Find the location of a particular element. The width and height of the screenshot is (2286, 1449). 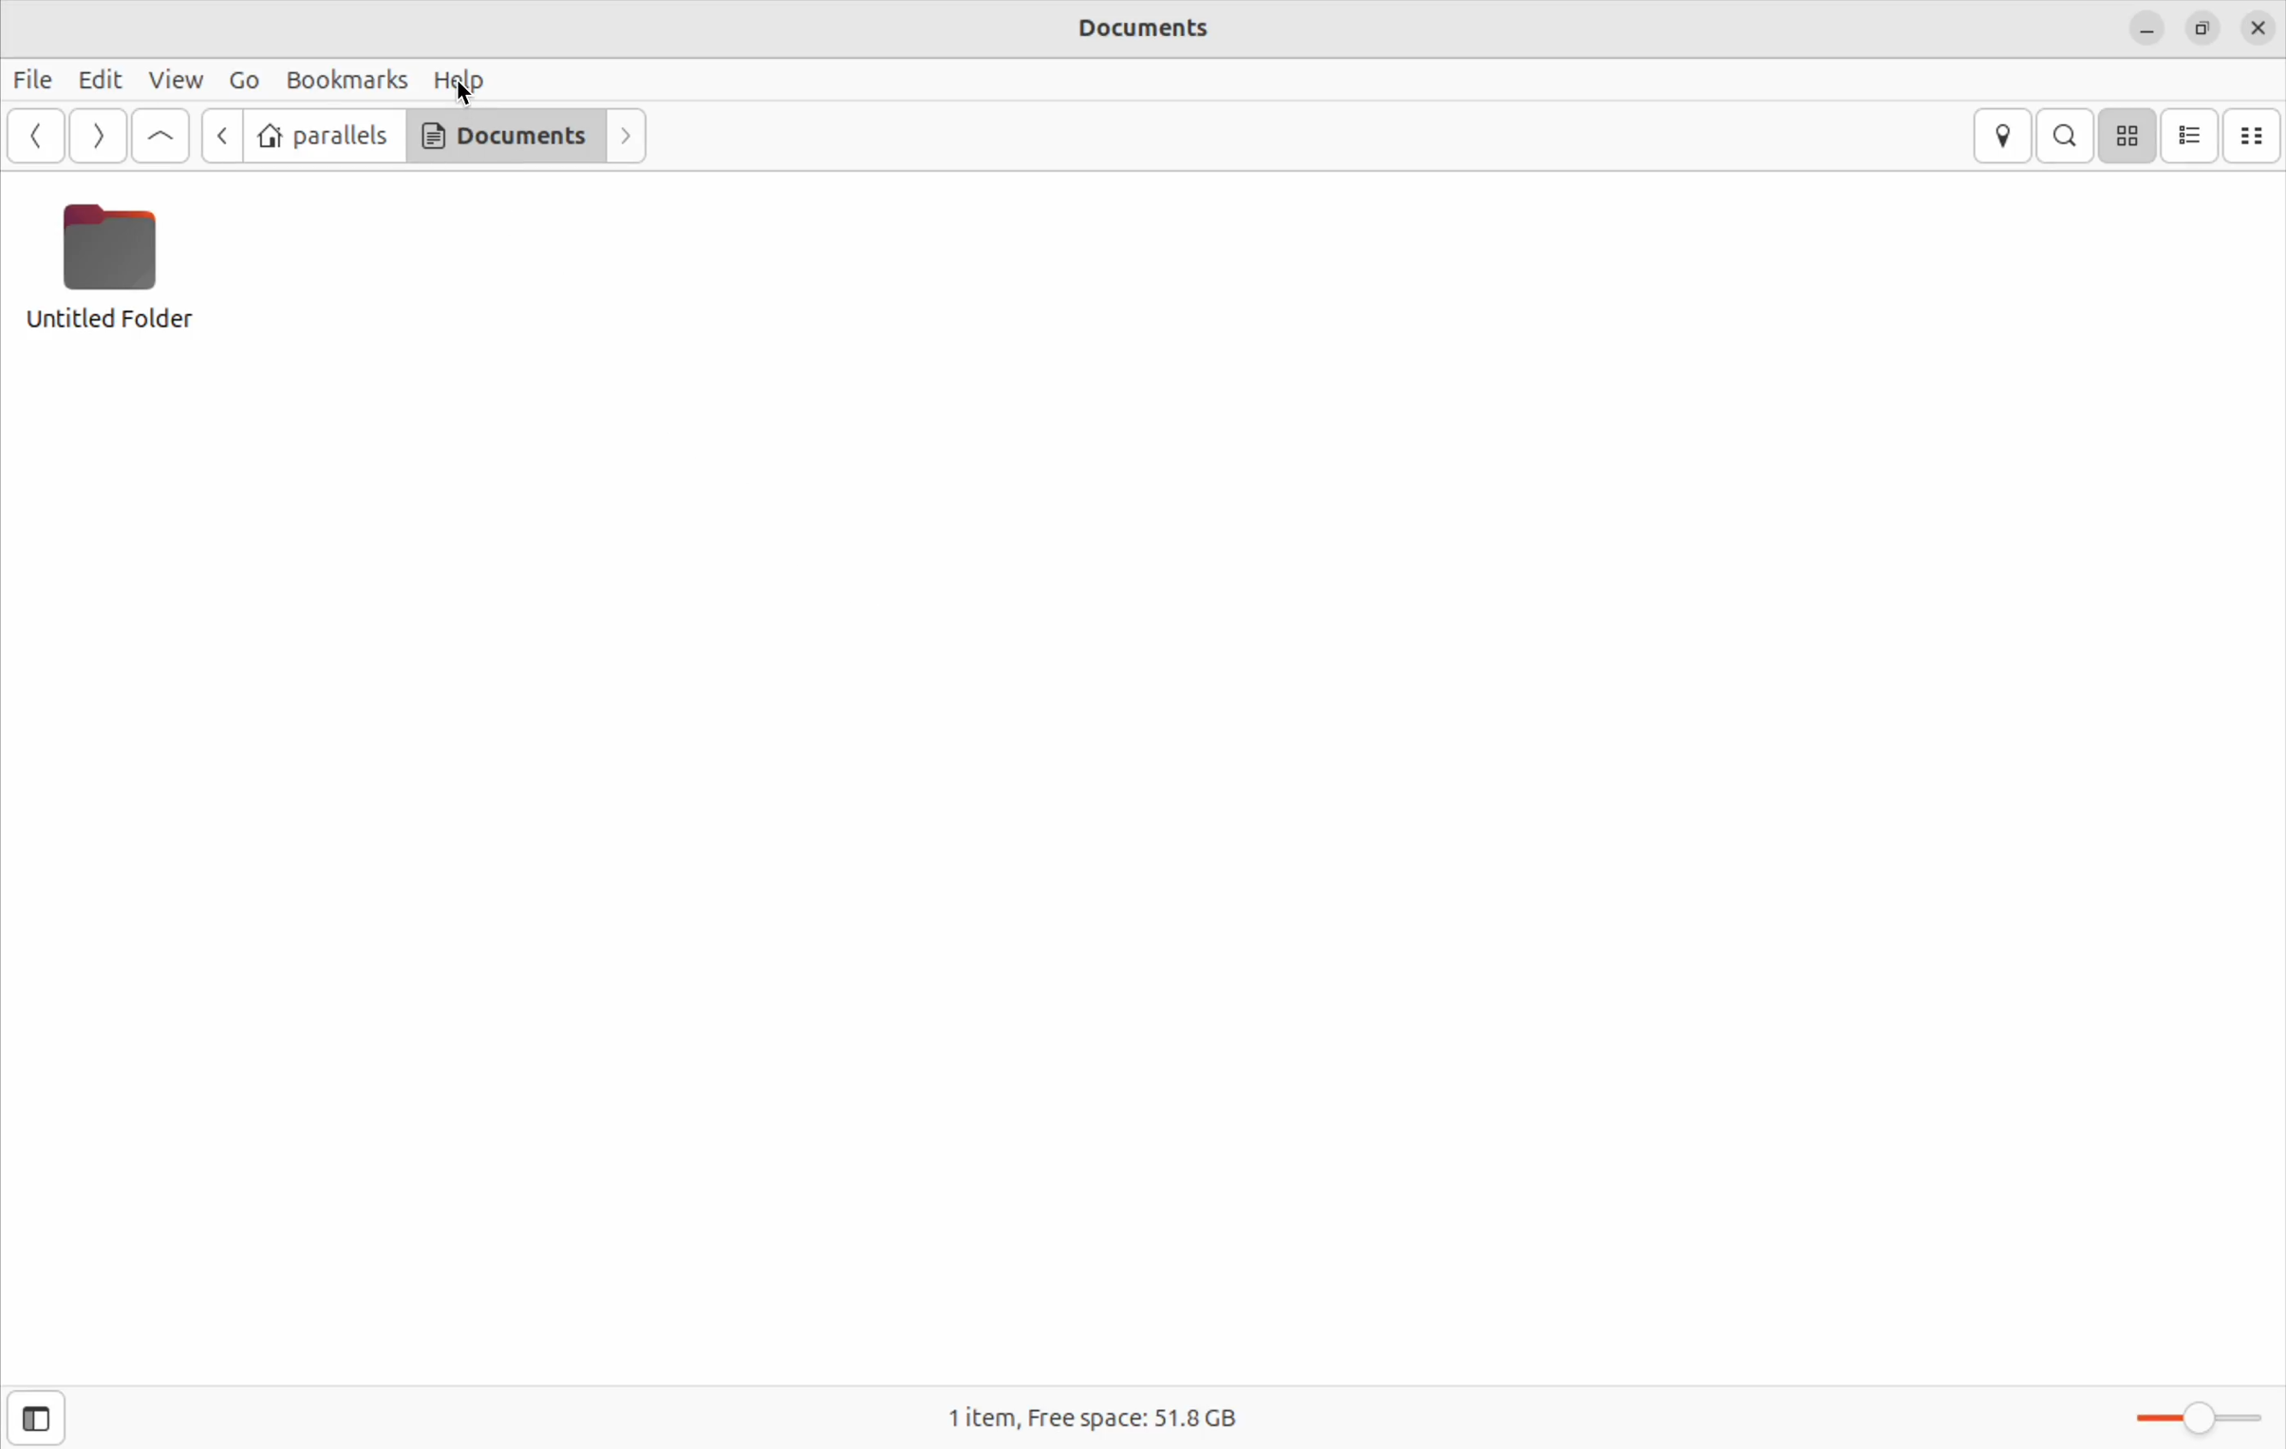

searchbar is located at coordinates (2067, 134).